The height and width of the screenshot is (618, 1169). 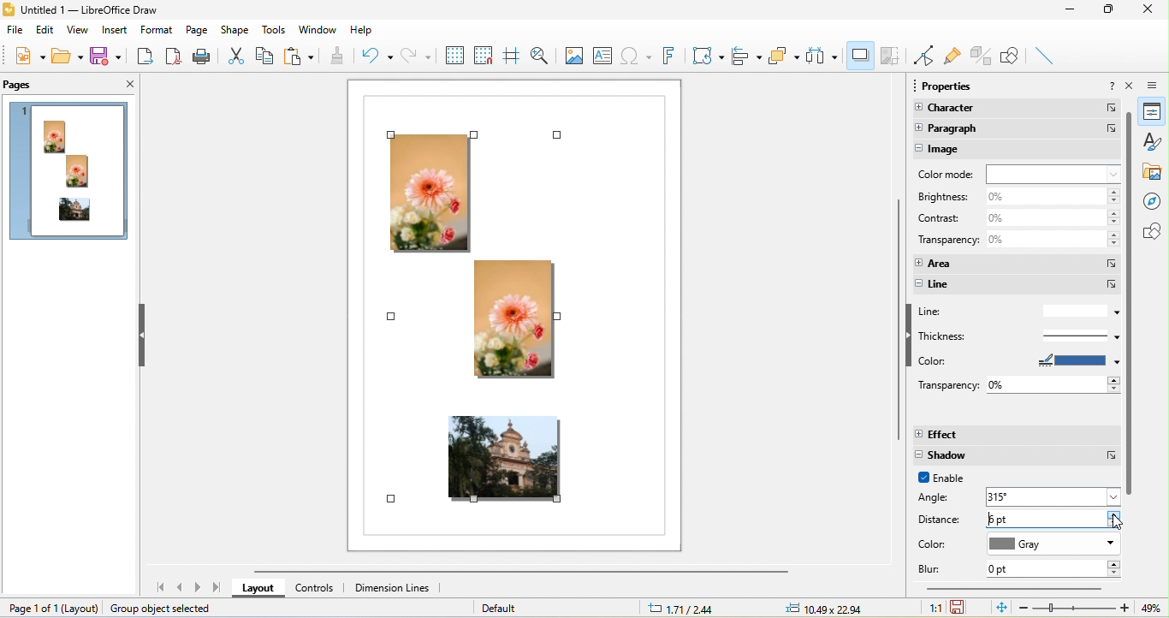 I want to click on image, so click(x=1018, y=150).